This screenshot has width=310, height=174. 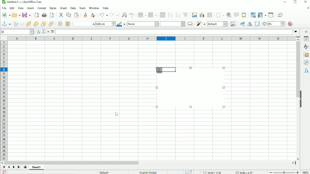 What do you see at coordinates (284, 172) in the screenshot?
I see `Zoom out/in` at bounding box center [284, 172].